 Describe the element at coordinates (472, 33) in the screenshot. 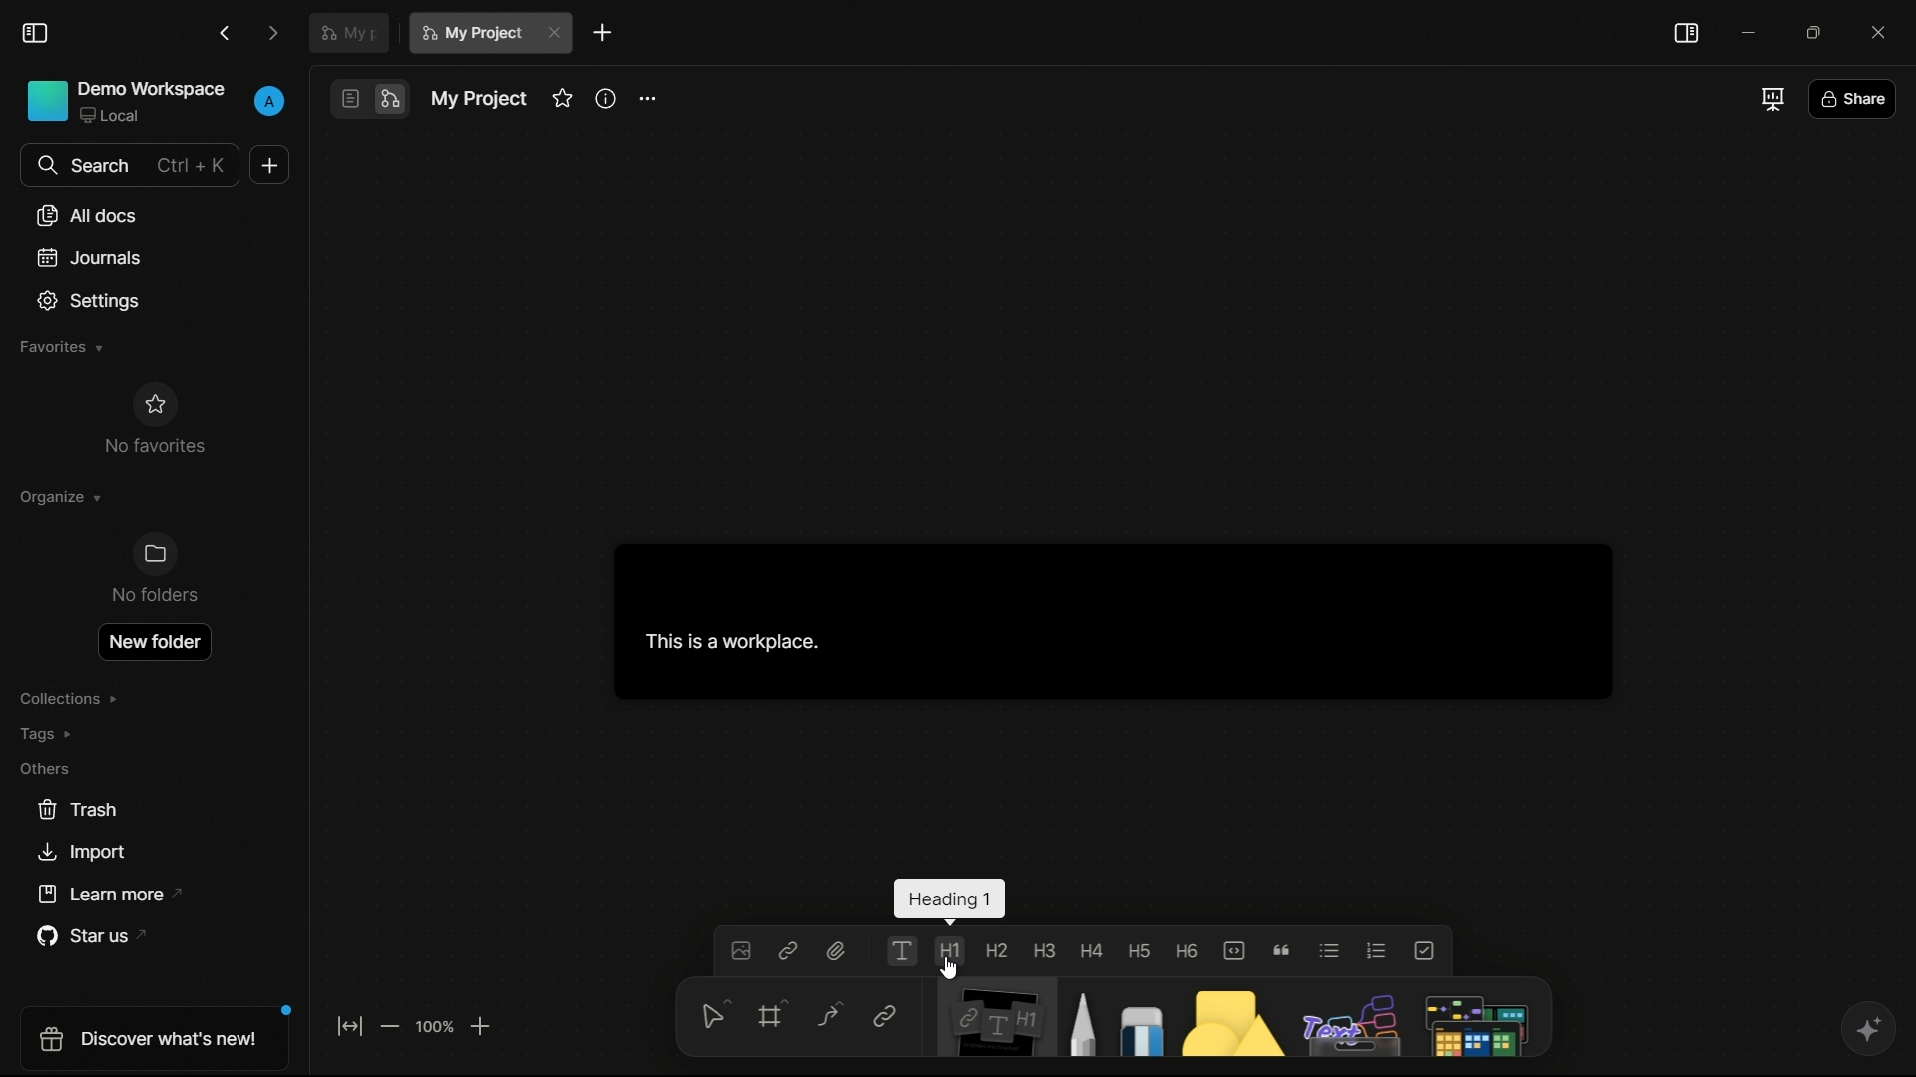

I see `current document name` at that location.